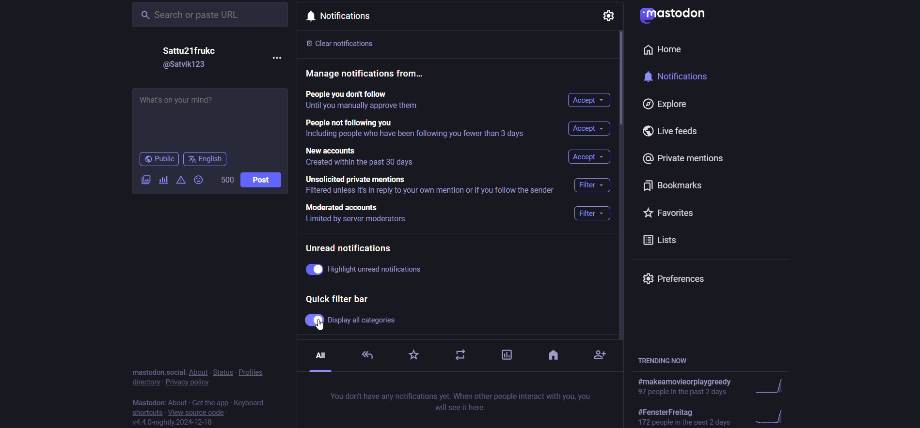  Describe the element at coordinates (342, 299) in the screenshot. I see `quick filter bar` at that location.